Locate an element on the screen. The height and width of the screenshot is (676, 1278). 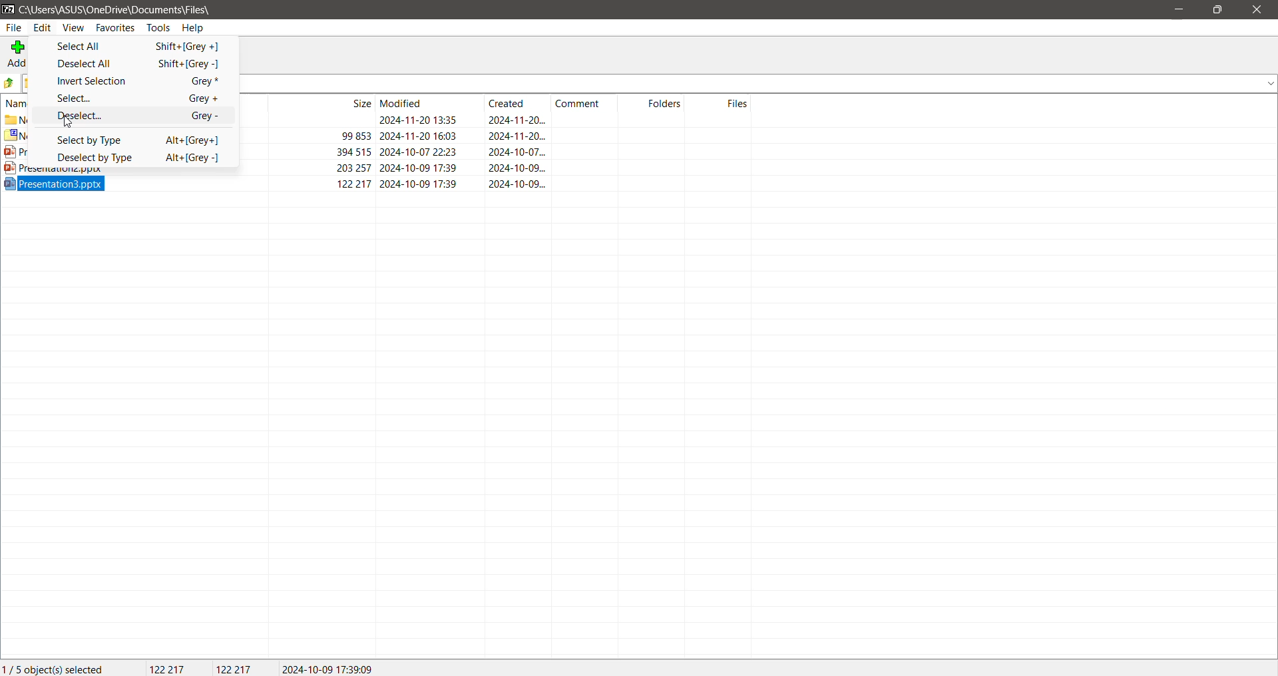
new folder is located at coordinates (495, 120).